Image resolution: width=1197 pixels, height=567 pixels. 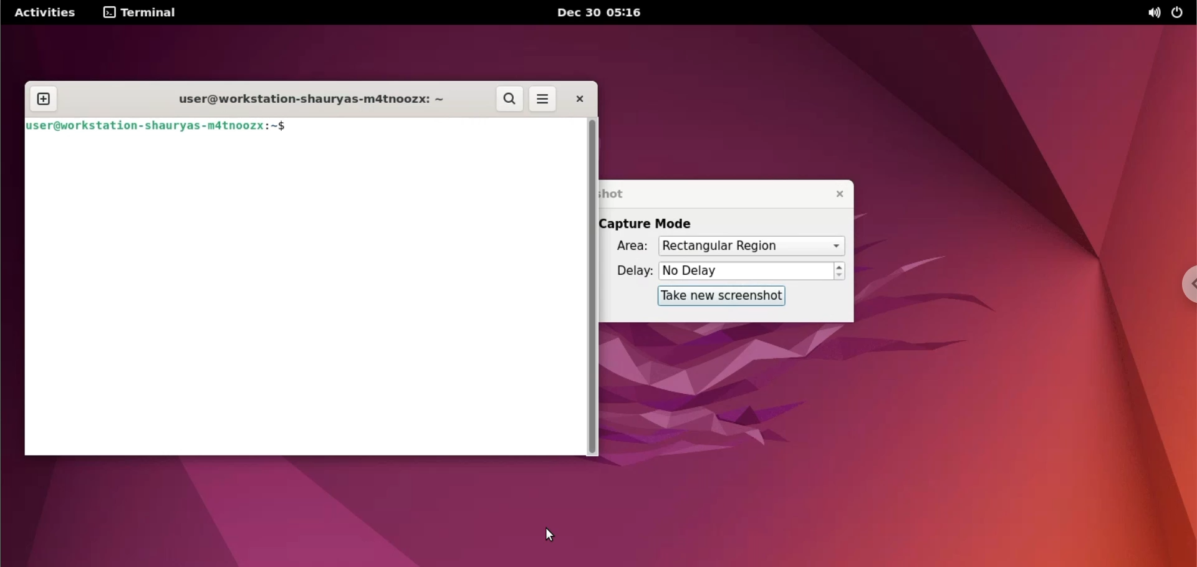 What do you see at coordinates (836, 194) in the screenshot?
I see `close ` at bounding box center [836, 194].